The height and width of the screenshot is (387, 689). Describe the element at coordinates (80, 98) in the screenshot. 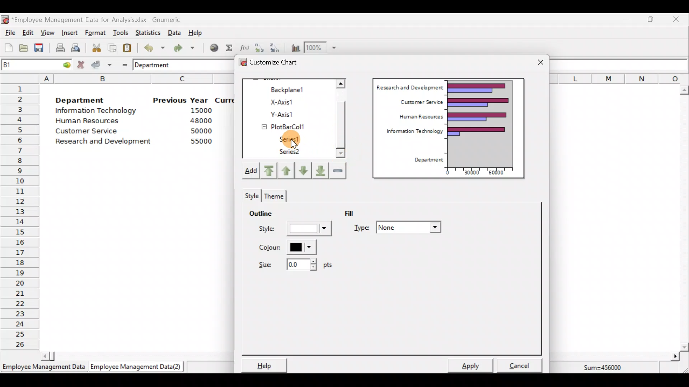

I see `Department` at that location.